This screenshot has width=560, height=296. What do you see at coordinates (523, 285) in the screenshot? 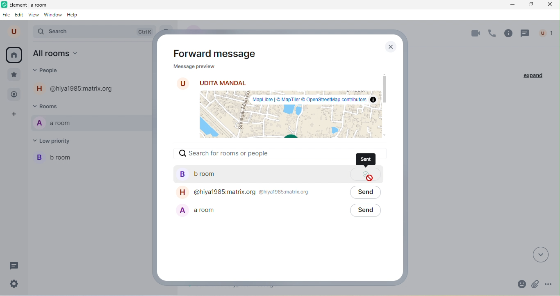
I see `emoji` at bounding box center [523, 285].